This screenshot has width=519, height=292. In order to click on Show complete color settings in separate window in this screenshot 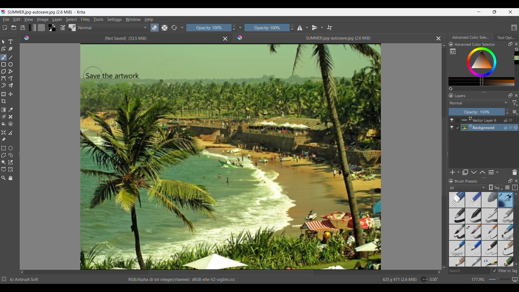, I will do `click(453, 51)`.